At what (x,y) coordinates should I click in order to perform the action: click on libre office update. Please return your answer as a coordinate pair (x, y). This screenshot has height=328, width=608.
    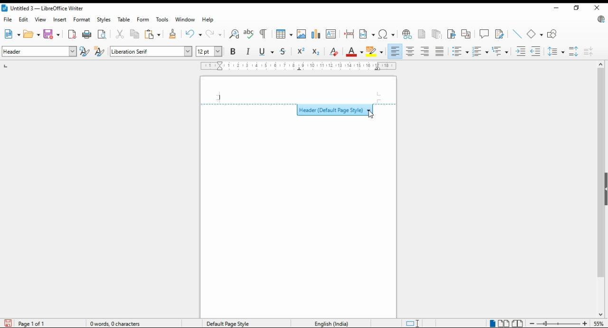
    Looking at the image, I should click on (599, 20).